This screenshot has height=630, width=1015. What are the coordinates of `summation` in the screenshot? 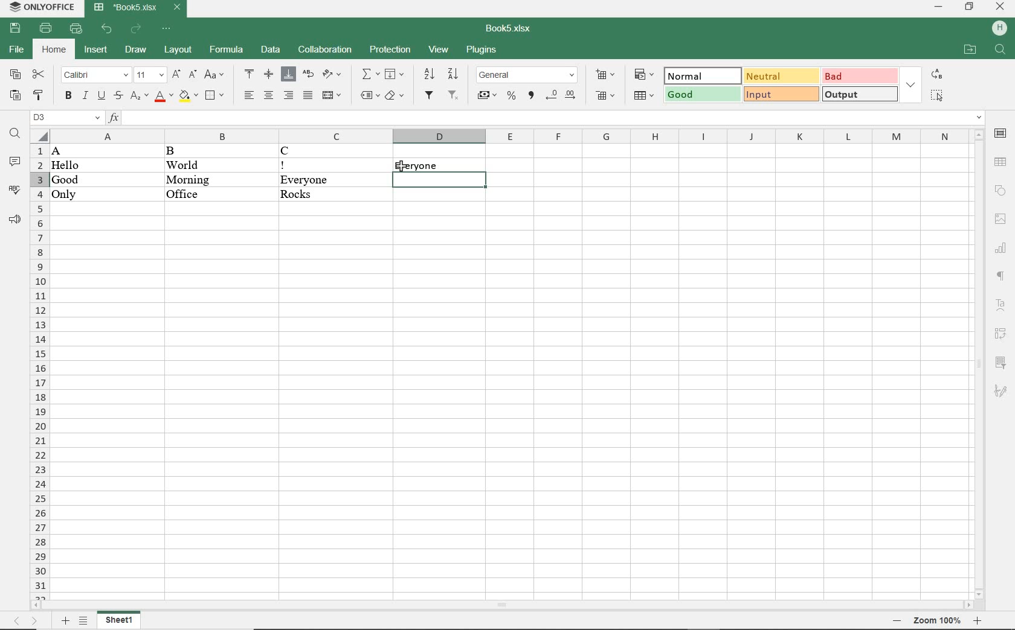 It's located at (369, 74).